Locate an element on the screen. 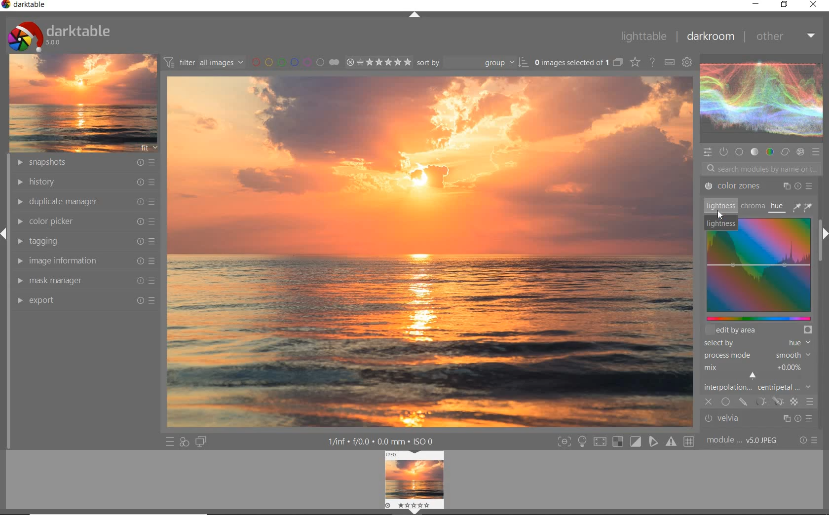 The width and height of the screenshot is (829, 515). PRESET is located at coordinates (818, 154).